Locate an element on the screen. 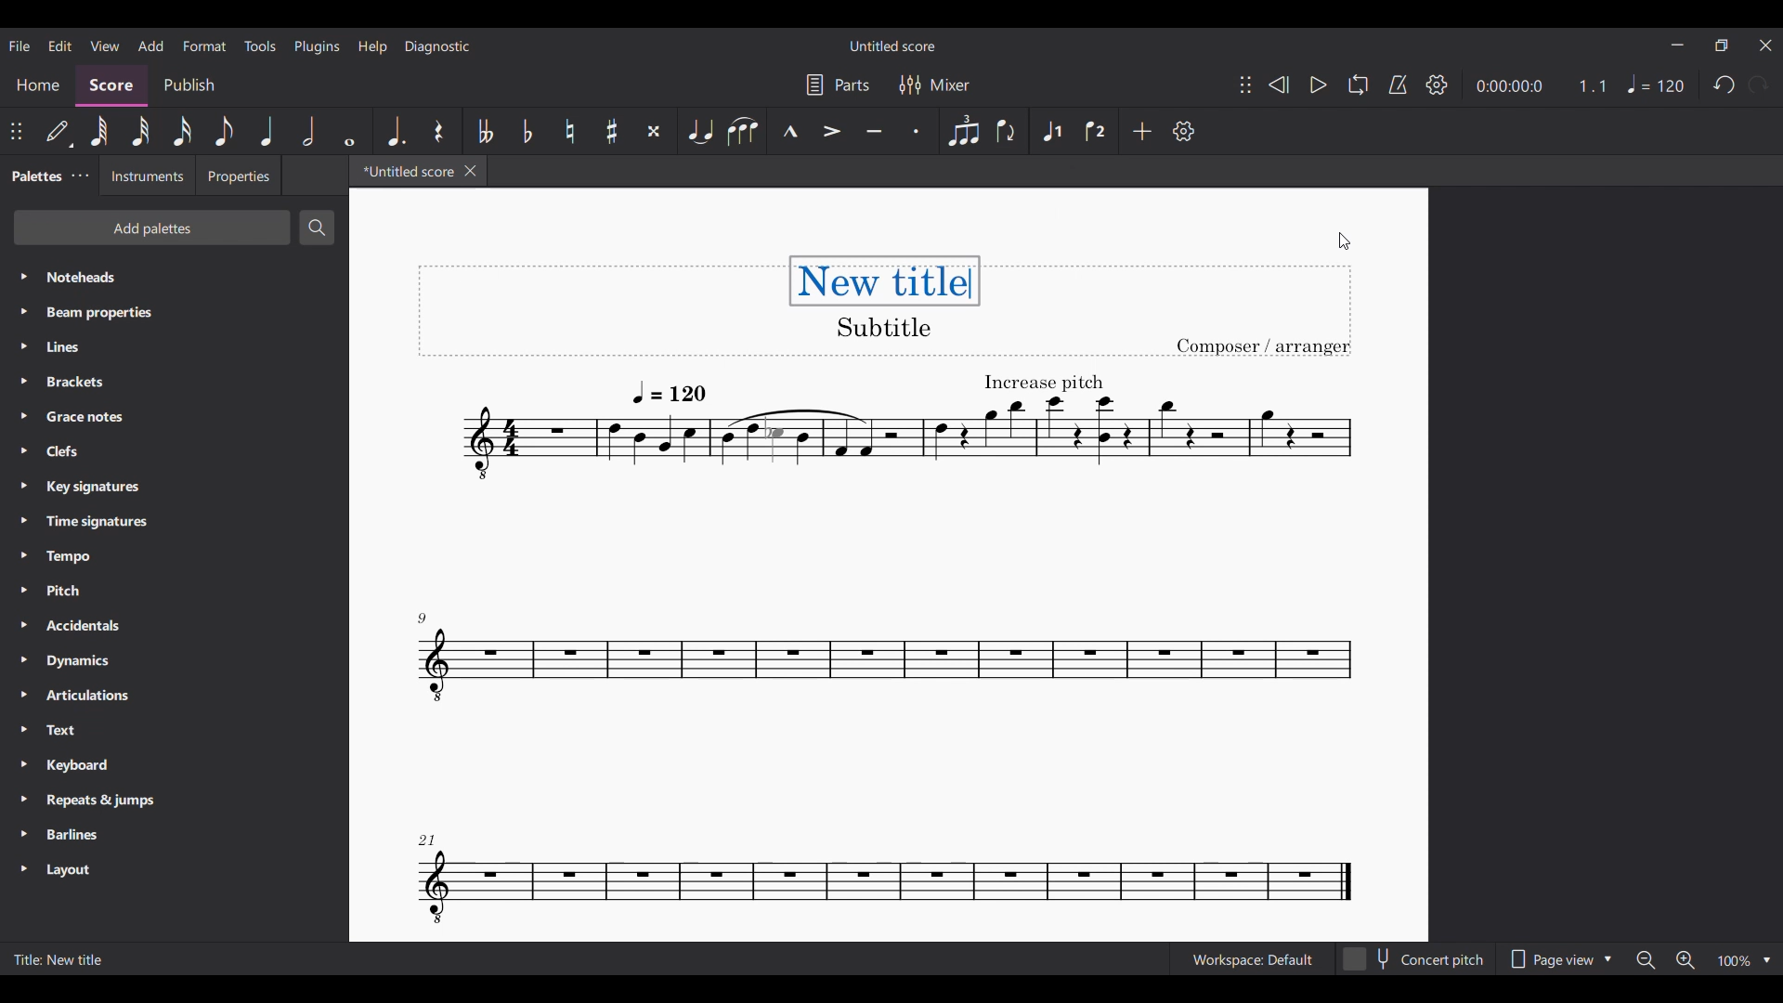 Image resolution: width=1783 pixels, height=1003 pixels. Dynamics is located at coordinates (175, 660).